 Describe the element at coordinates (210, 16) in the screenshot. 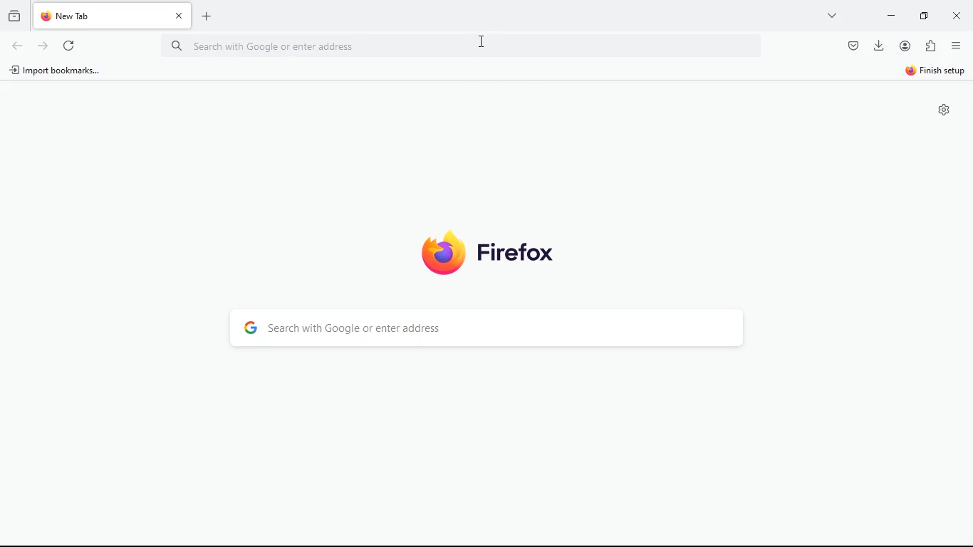

I see `add new tab` at that location.